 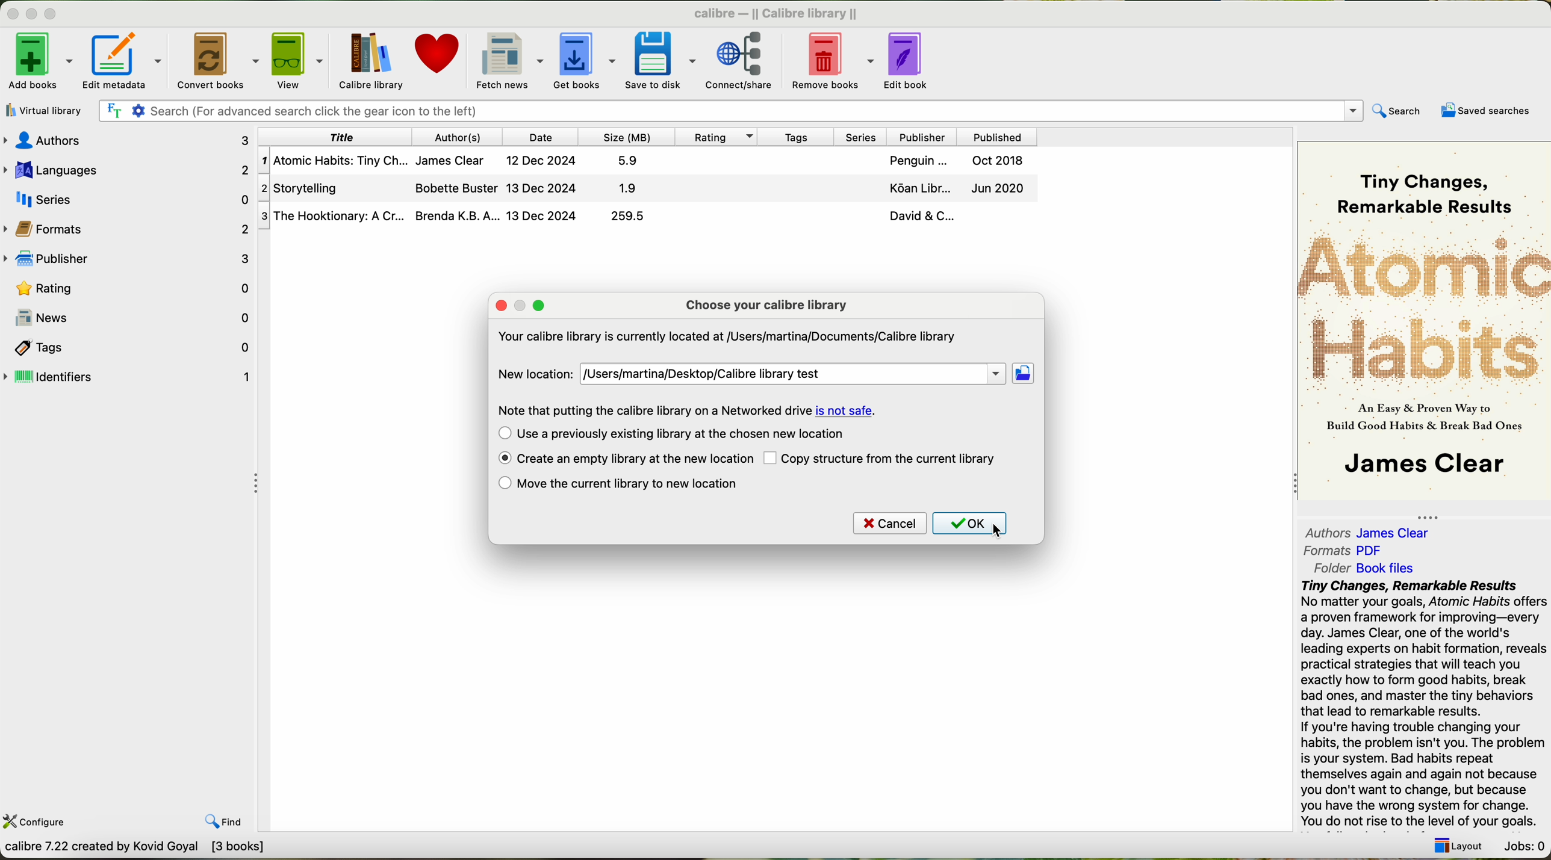 What do you see at coordinates (178, 850) in the screenshot?
I see `Choose calbre library to work with Calbre Library [3book}` at bounding box center [178, 850].